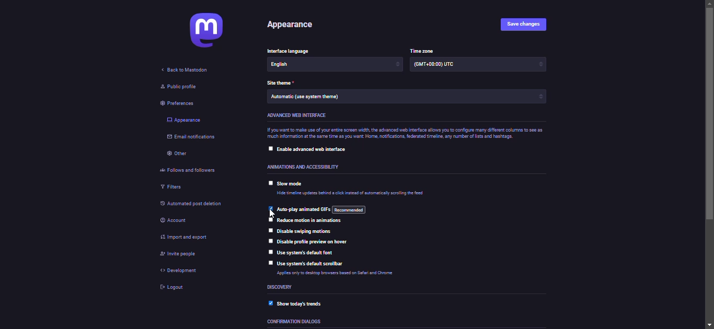  What do you see at coordinates (180, 254) in the screenshot?
I see `invite people` at bounding box center [180, 254].